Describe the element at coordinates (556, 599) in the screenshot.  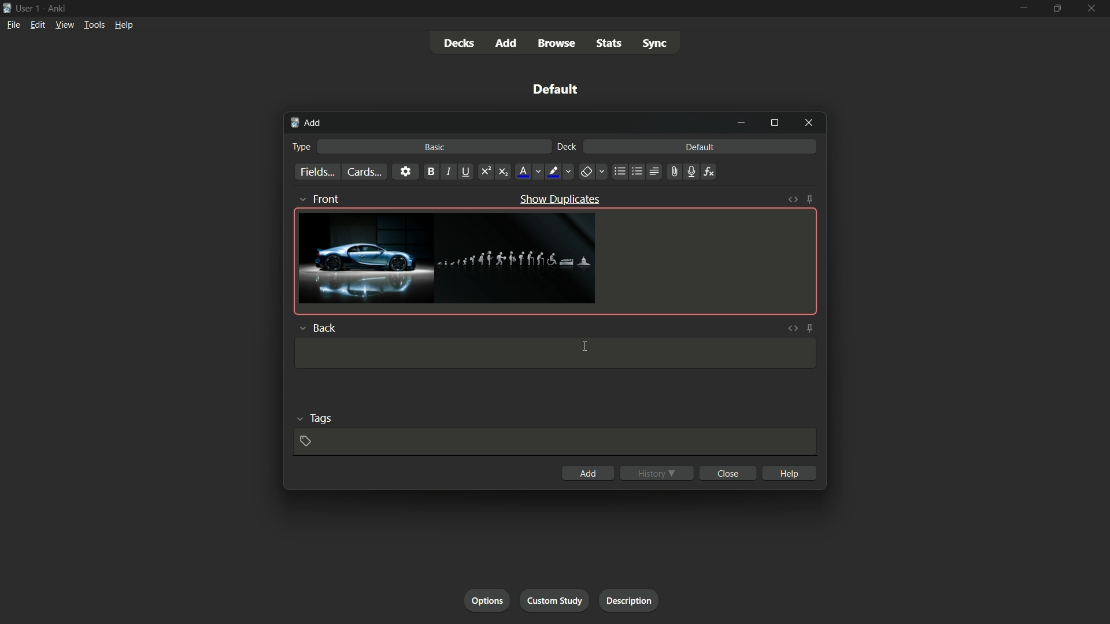
I see `custom study` at that location.